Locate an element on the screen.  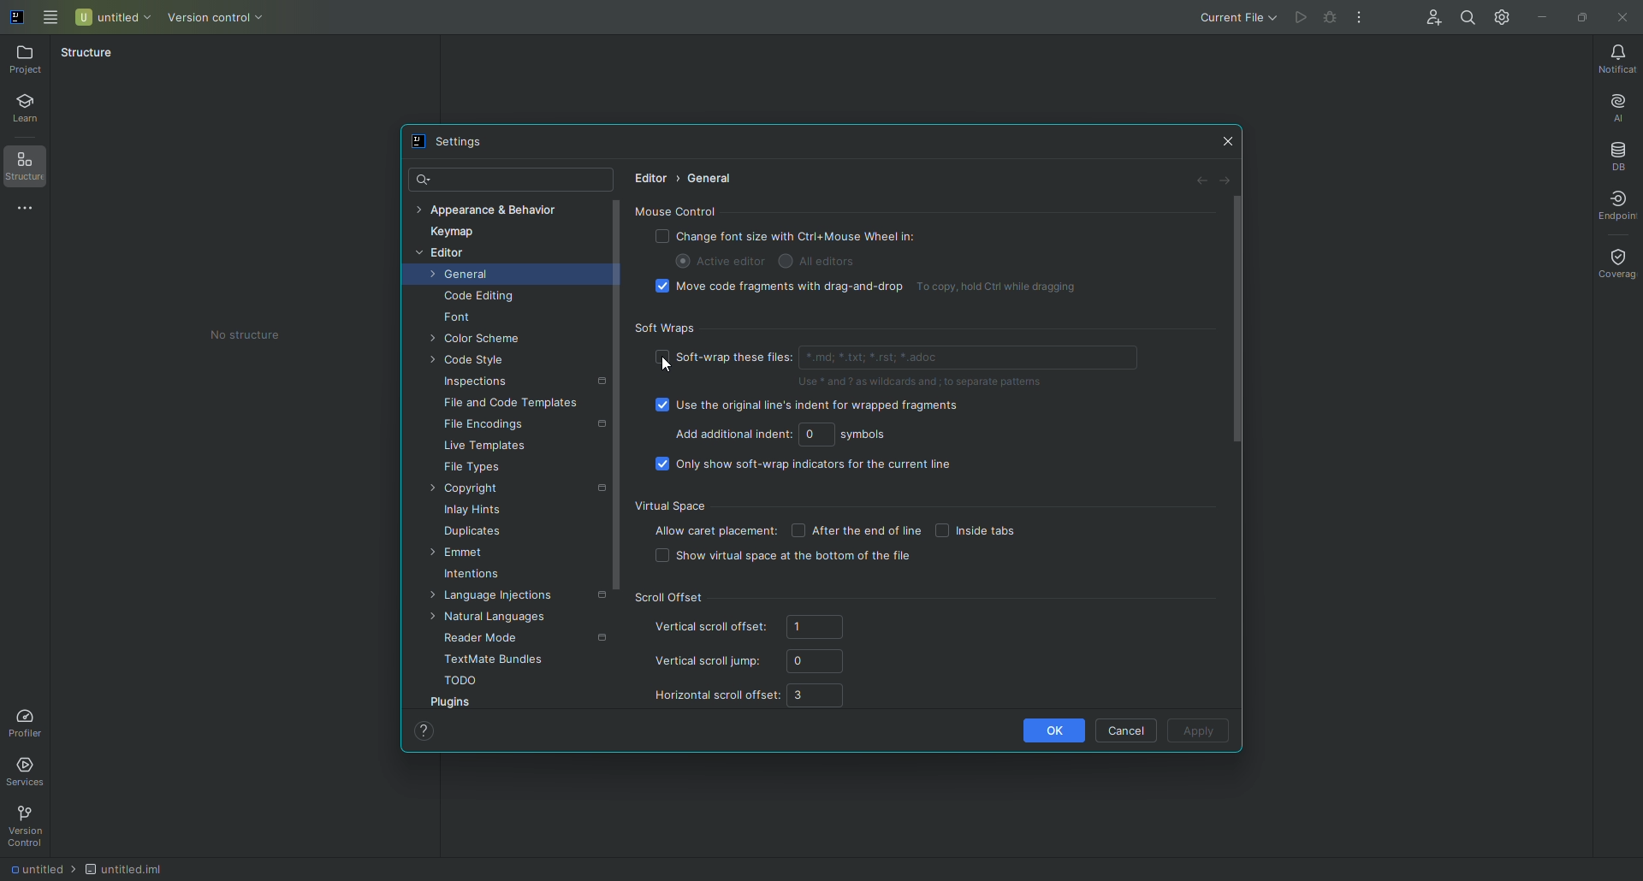
No structure is located at coordinates (254, 338).